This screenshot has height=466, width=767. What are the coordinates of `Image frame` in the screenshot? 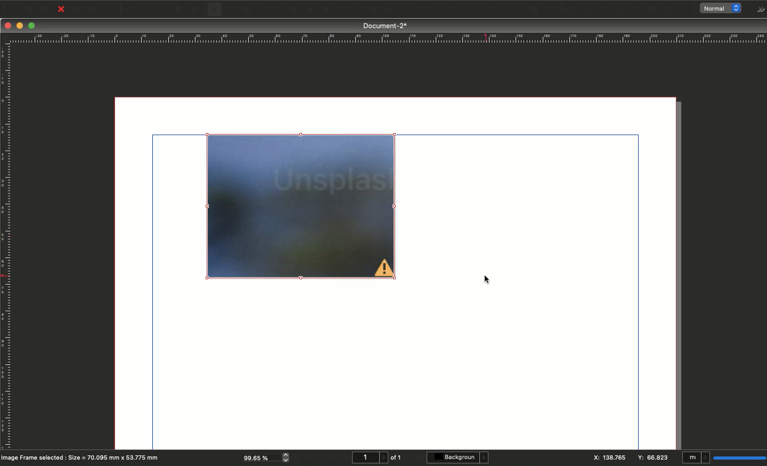 It's located at (248, 11).